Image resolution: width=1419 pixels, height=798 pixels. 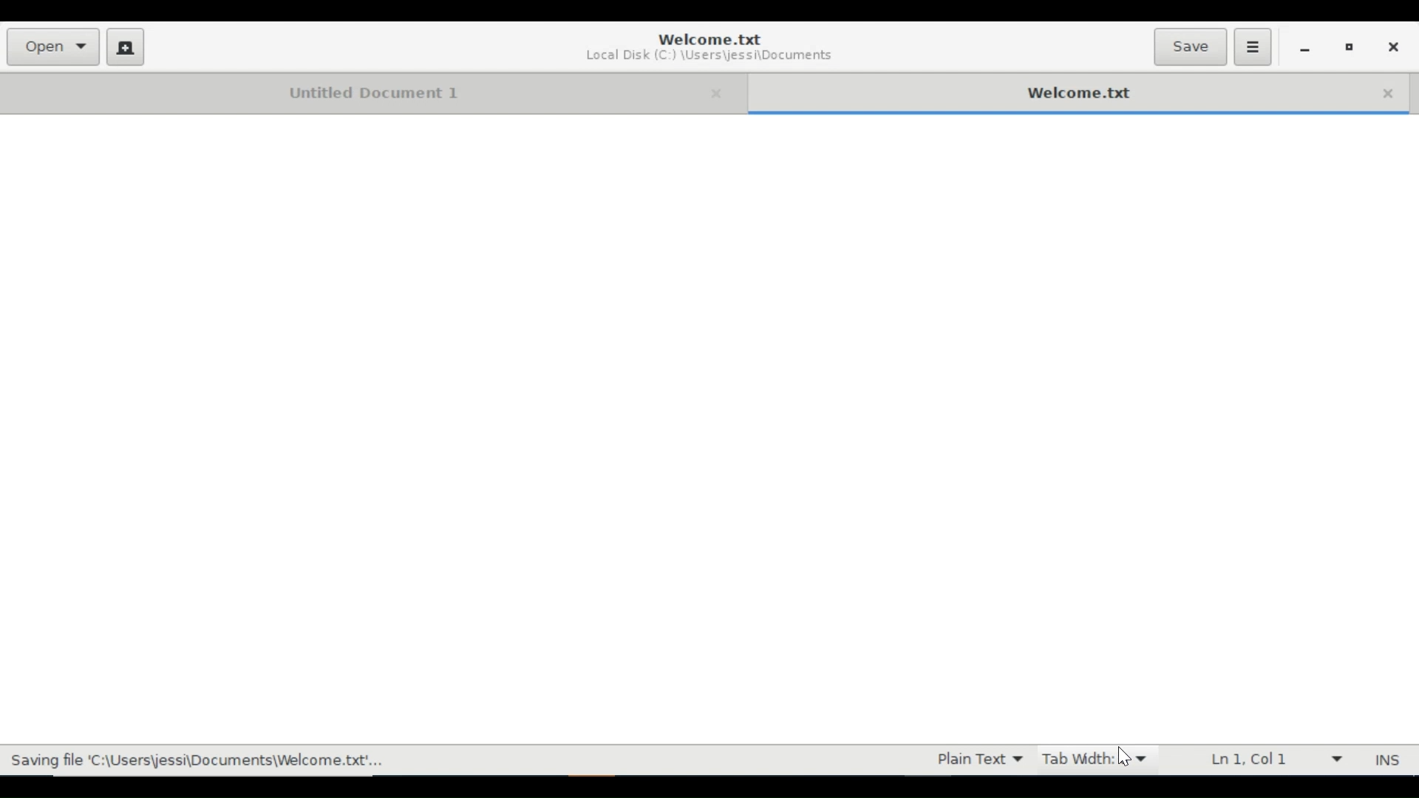 I want to click on Close, so click(x=714, y=92).